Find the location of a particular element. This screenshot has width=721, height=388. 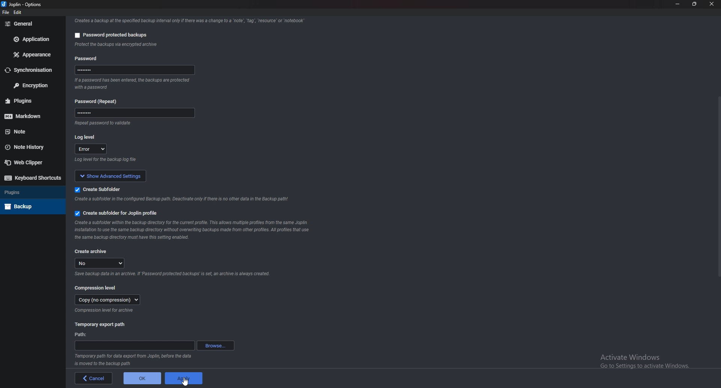

options is located at coordinates (34, 4).